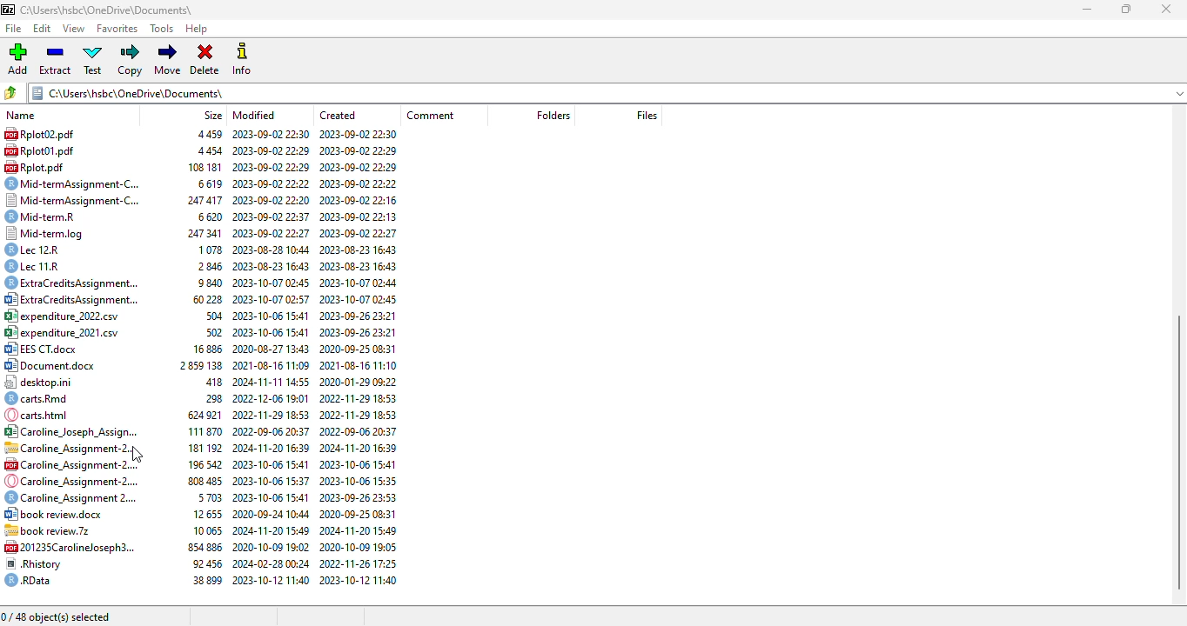 The image size is (1187, 626). What do you see at coordinates (359, 282) in the screenshot?
I see `2023-10-07 02:44` at bounding box center [359, 282].